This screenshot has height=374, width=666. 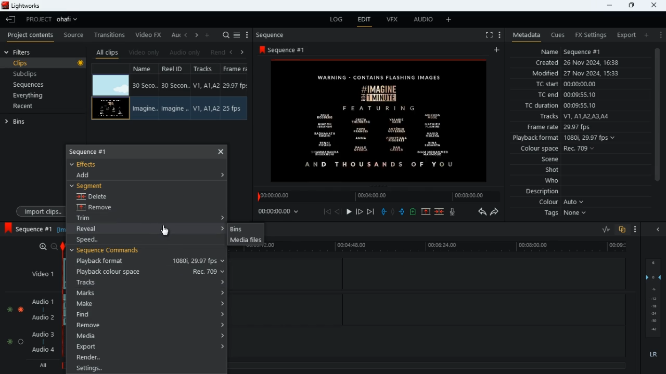 What do you see at coordinates (45, 366) in the screenshot?
I see `all` at bounding box center [45, 366].